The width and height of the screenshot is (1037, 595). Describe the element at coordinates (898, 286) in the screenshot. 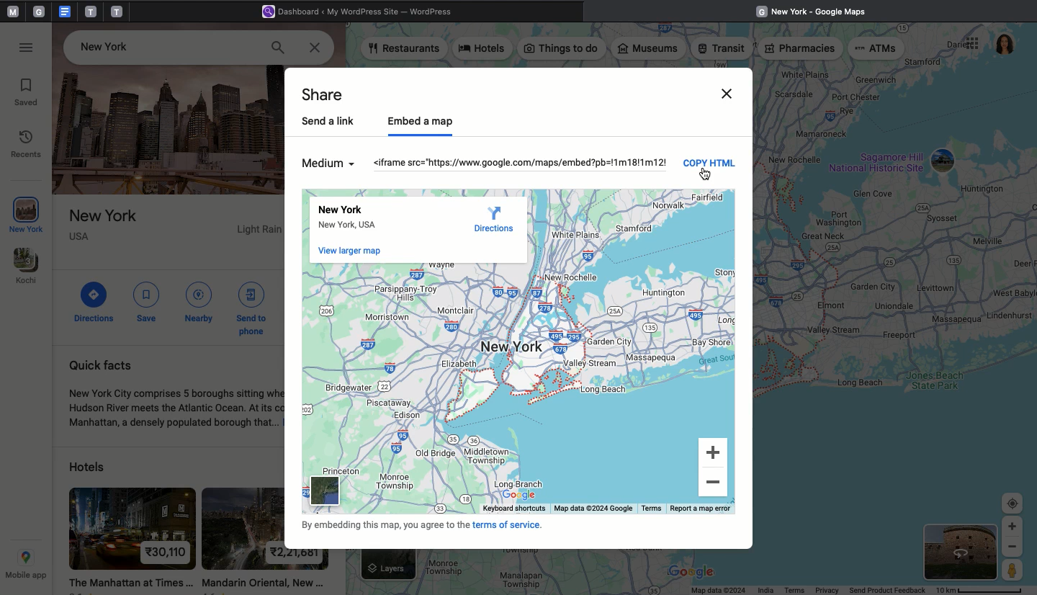

I see `Map` at that location.